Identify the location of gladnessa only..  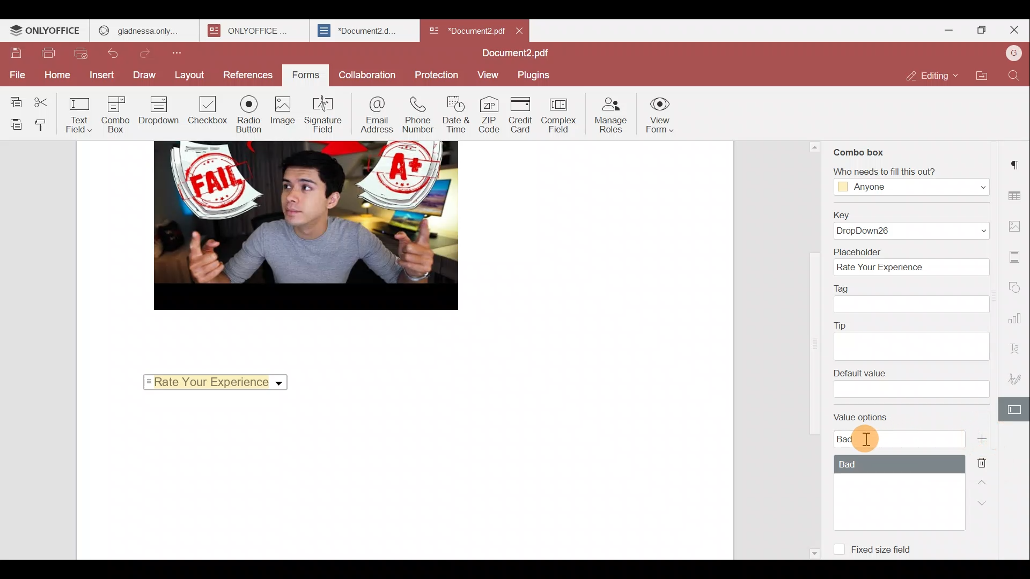
(138, 29).